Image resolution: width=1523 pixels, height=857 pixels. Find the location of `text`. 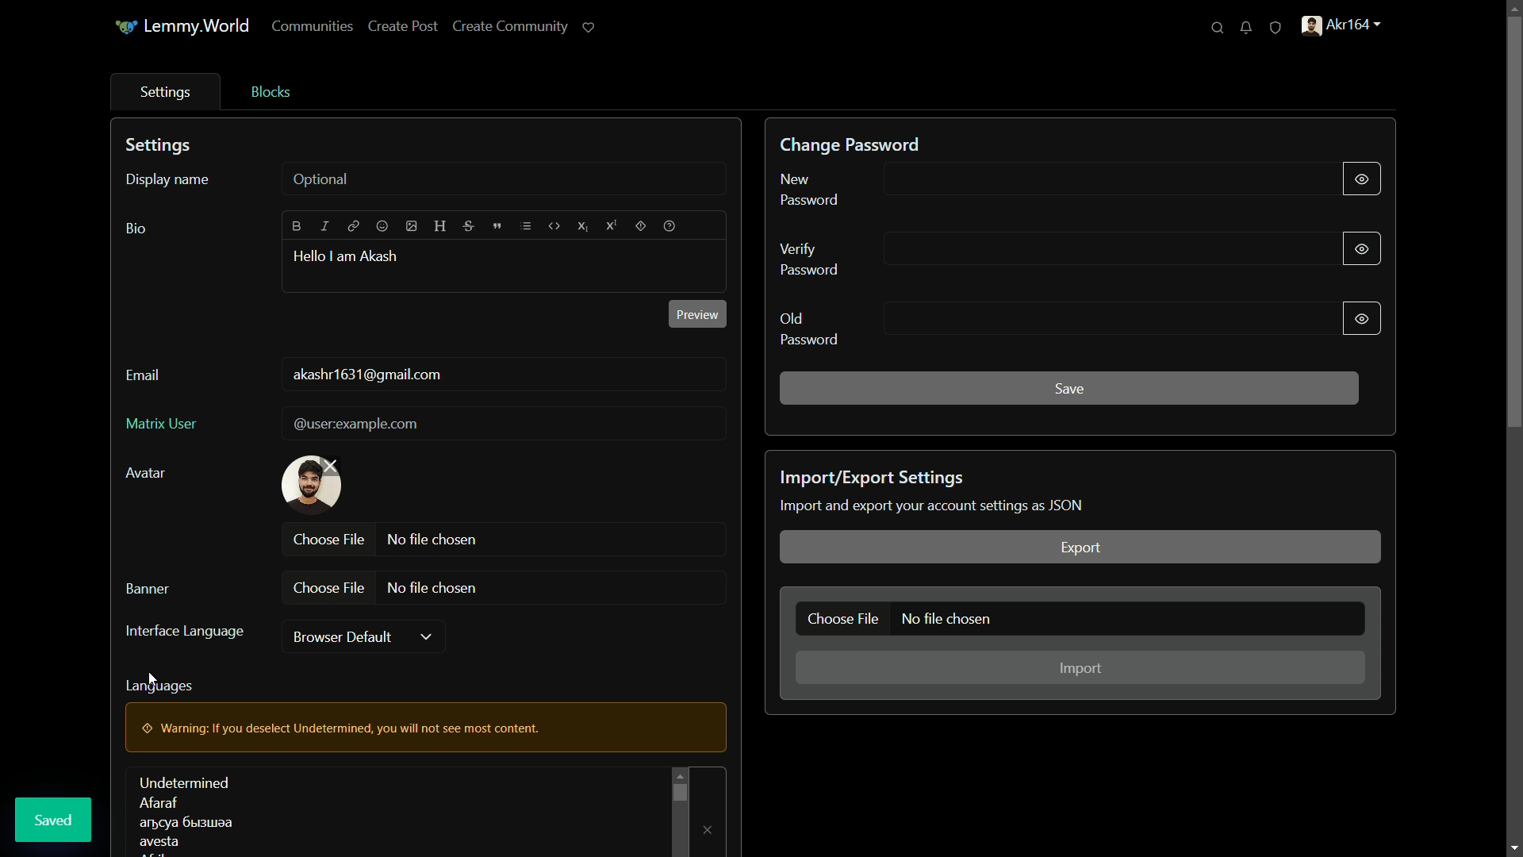

text is located at coordinates (937, 504).